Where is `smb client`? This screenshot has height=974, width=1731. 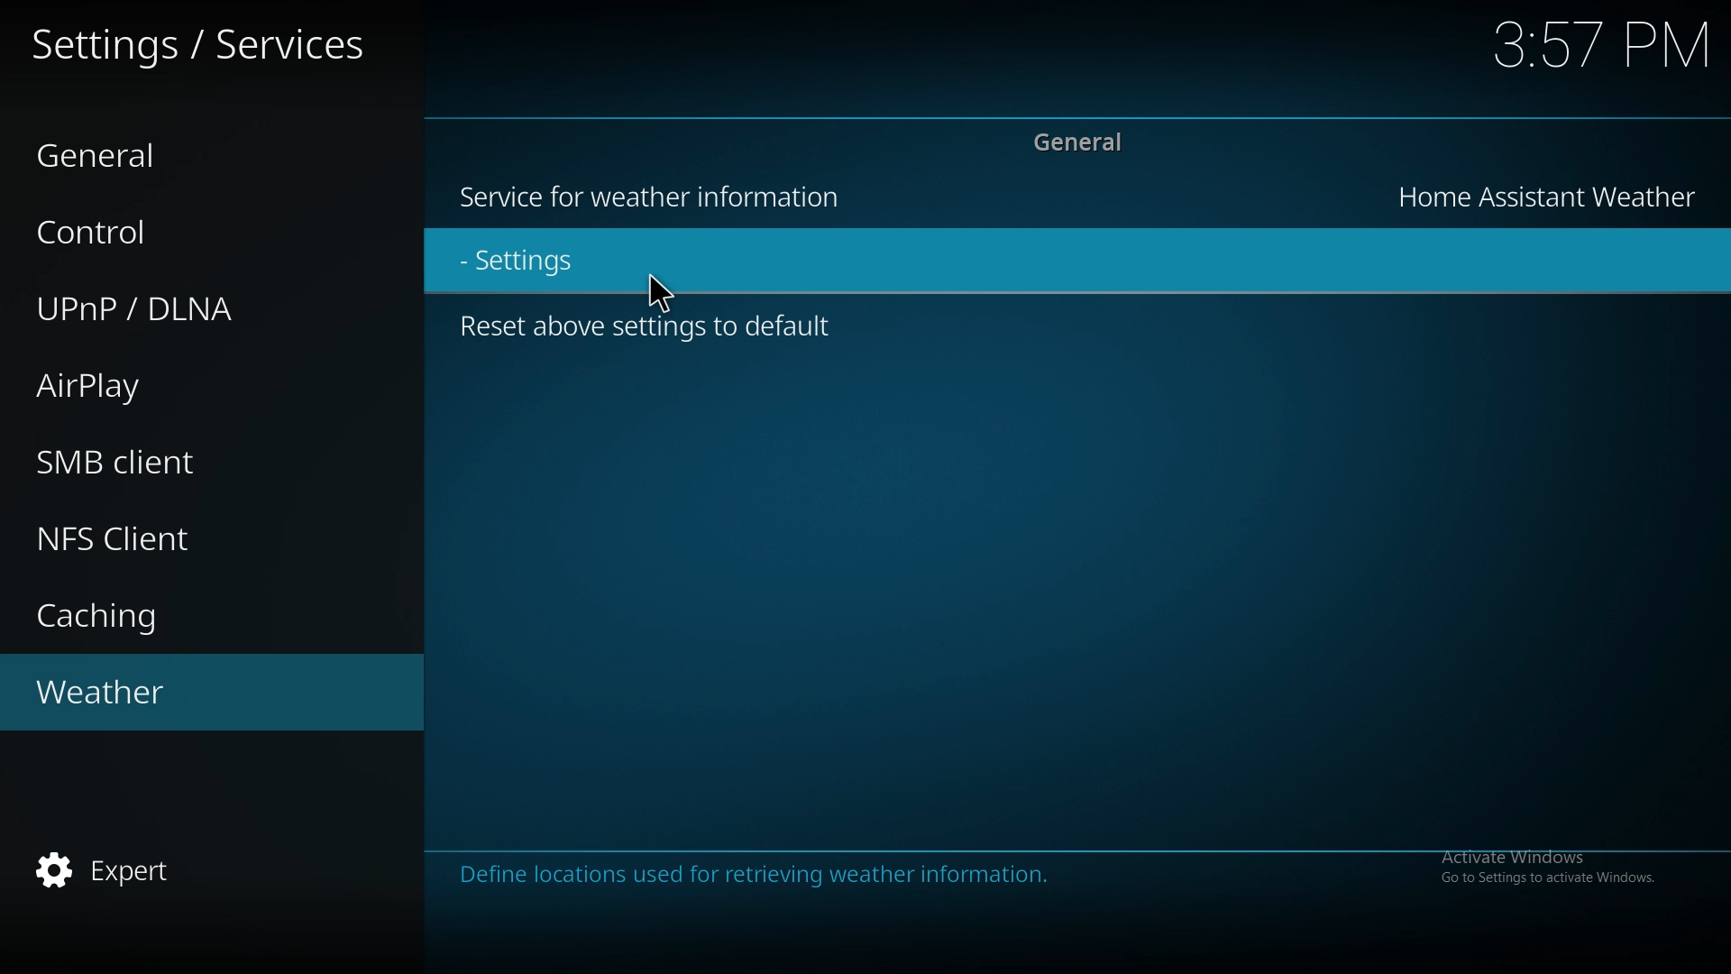
smb client is located at coordinates (179, 461).